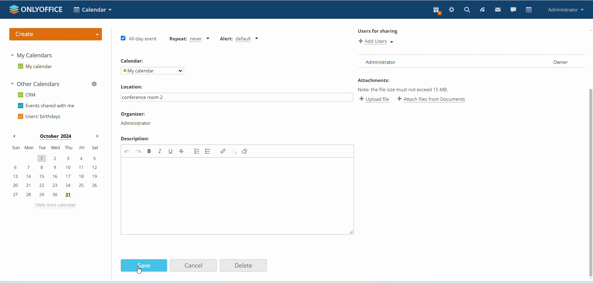 This screenshot has width=593, height=283. What do you see at coordinates (136, 124) in the screenshot?
I see `Administrator` at bounding box center [136, 124].